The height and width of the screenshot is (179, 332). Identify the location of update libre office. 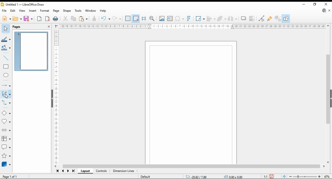
(324, 10).